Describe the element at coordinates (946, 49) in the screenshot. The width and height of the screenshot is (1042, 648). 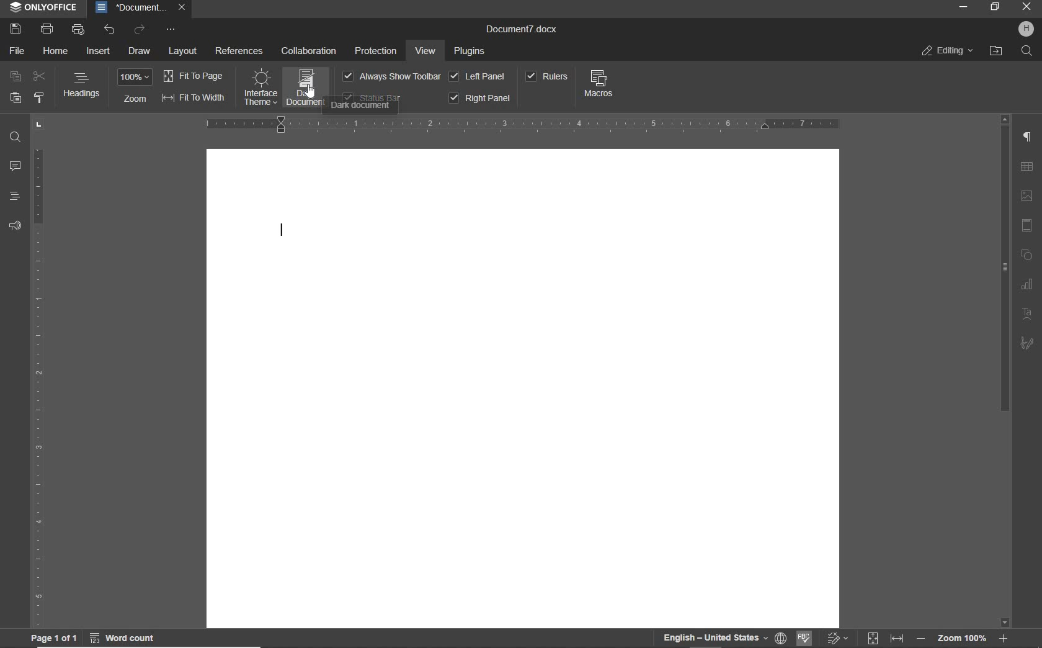
I see `EDITING` at that location.